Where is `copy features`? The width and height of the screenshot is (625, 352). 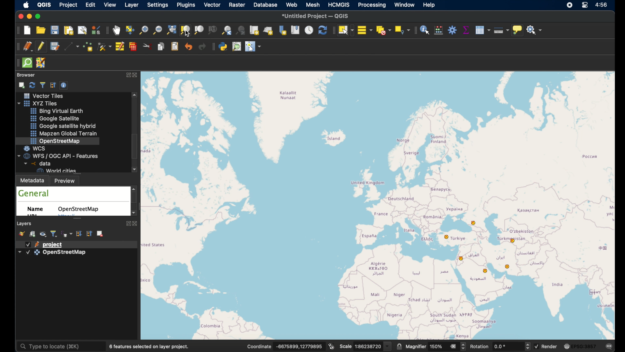
copy features is located at coordinates (162, 47).